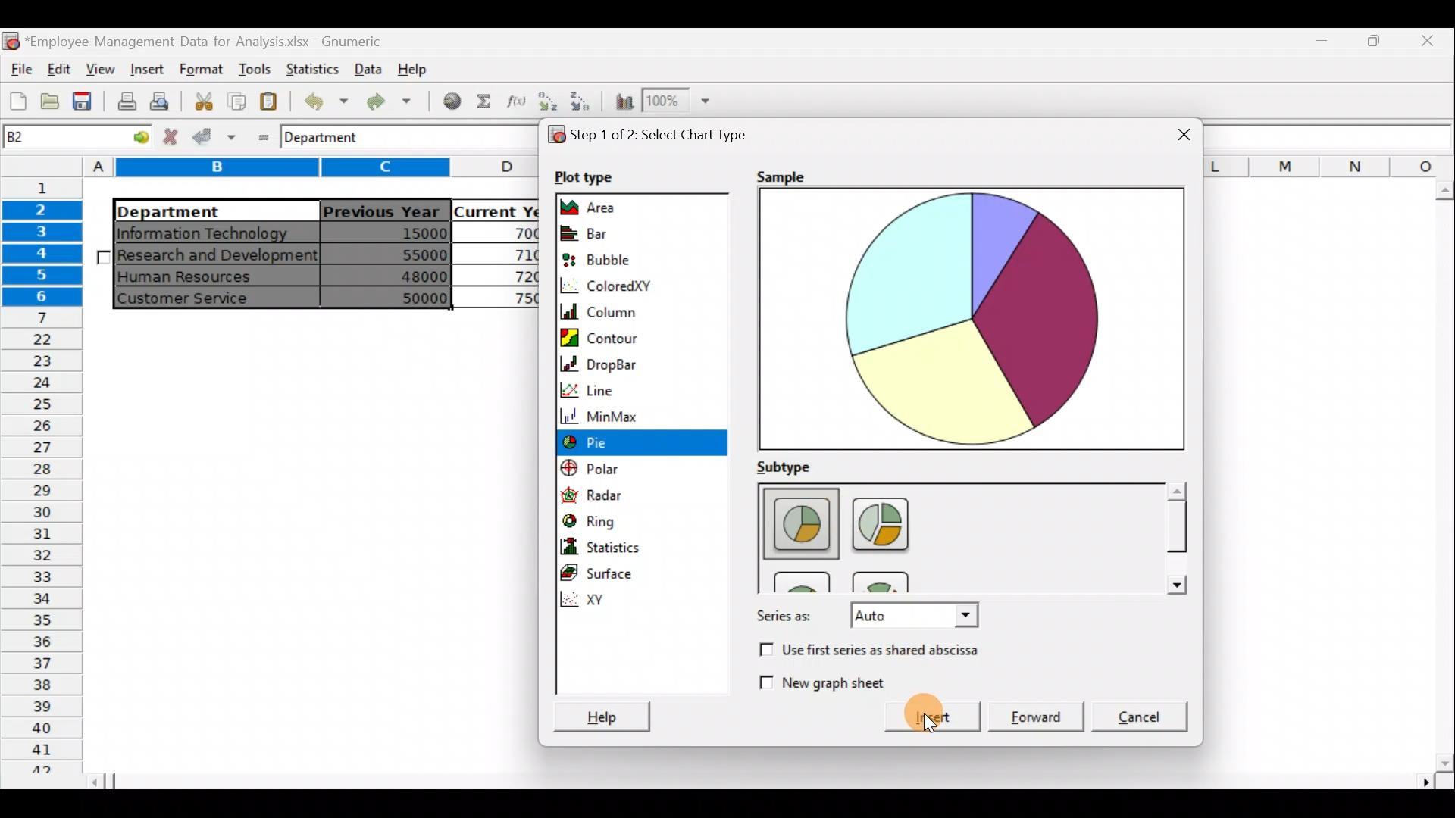 Image resolution: width=1455 pixels, height=818 pixels. I want to click on 55000, so click(415, 254).